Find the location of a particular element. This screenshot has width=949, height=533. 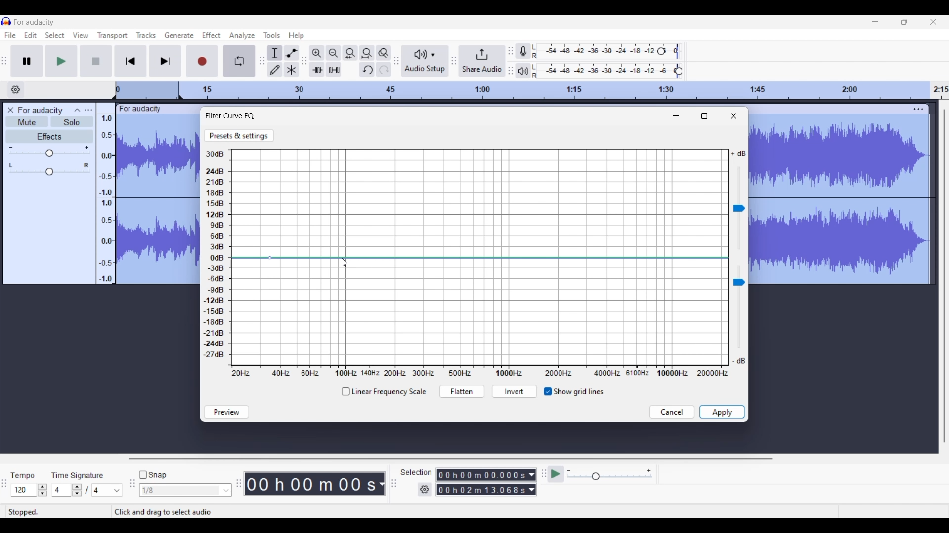

Indicates min. sound is located at coordinates (738, 361).